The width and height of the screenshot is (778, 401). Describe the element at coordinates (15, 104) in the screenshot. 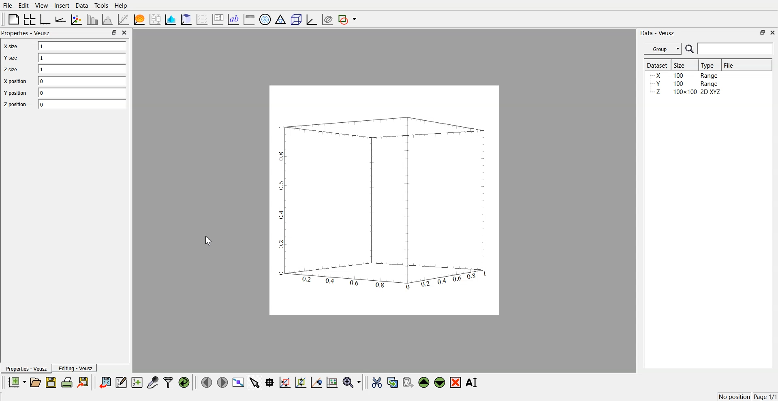

I see `Z position` at that location.